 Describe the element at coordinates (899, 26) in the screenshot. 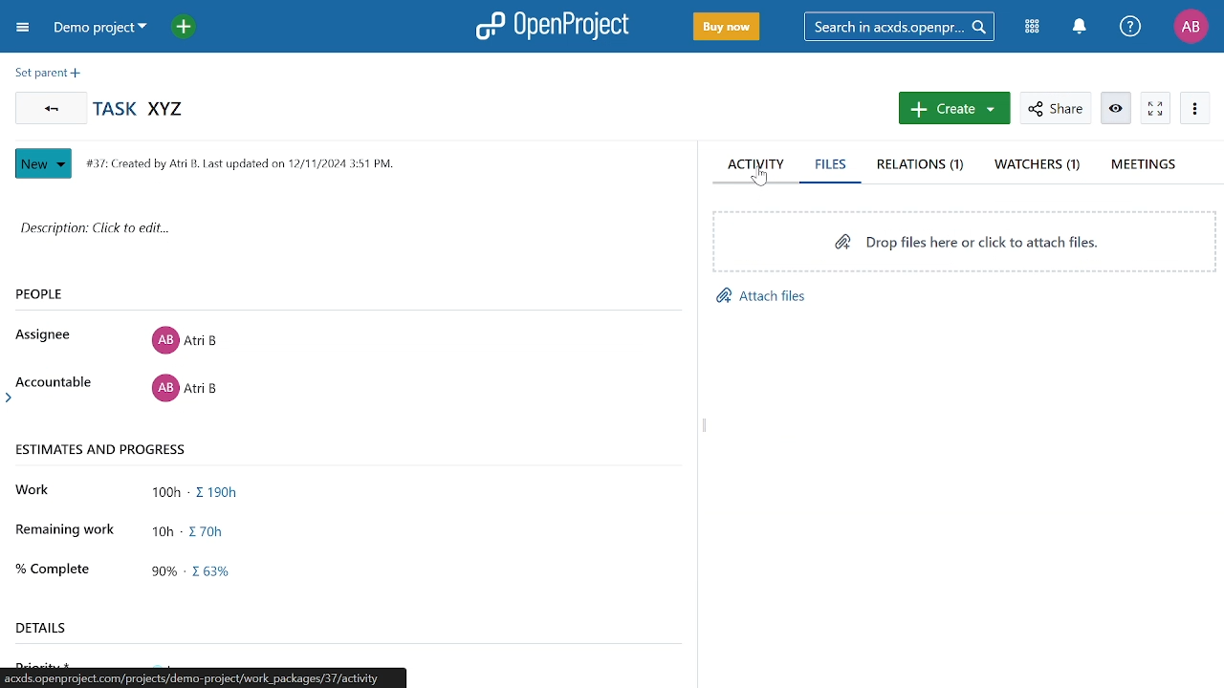

I see `Search` at that location.